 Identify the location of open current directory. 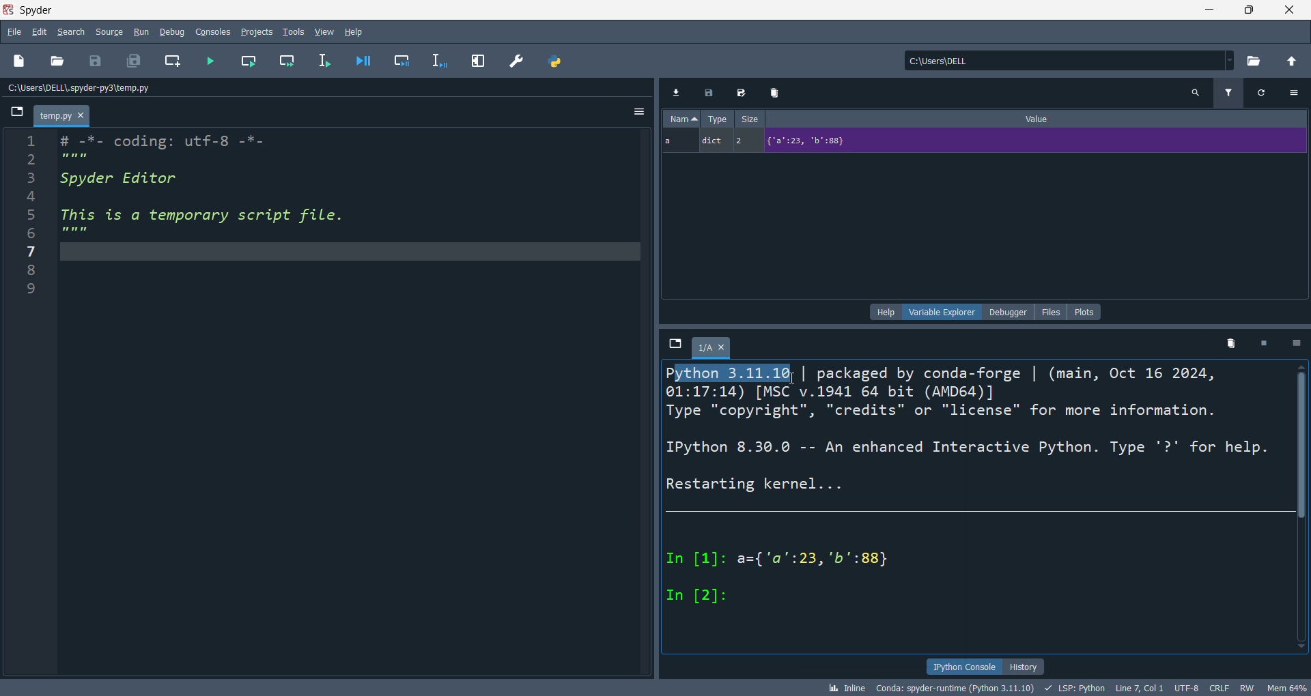
(1257, 61).